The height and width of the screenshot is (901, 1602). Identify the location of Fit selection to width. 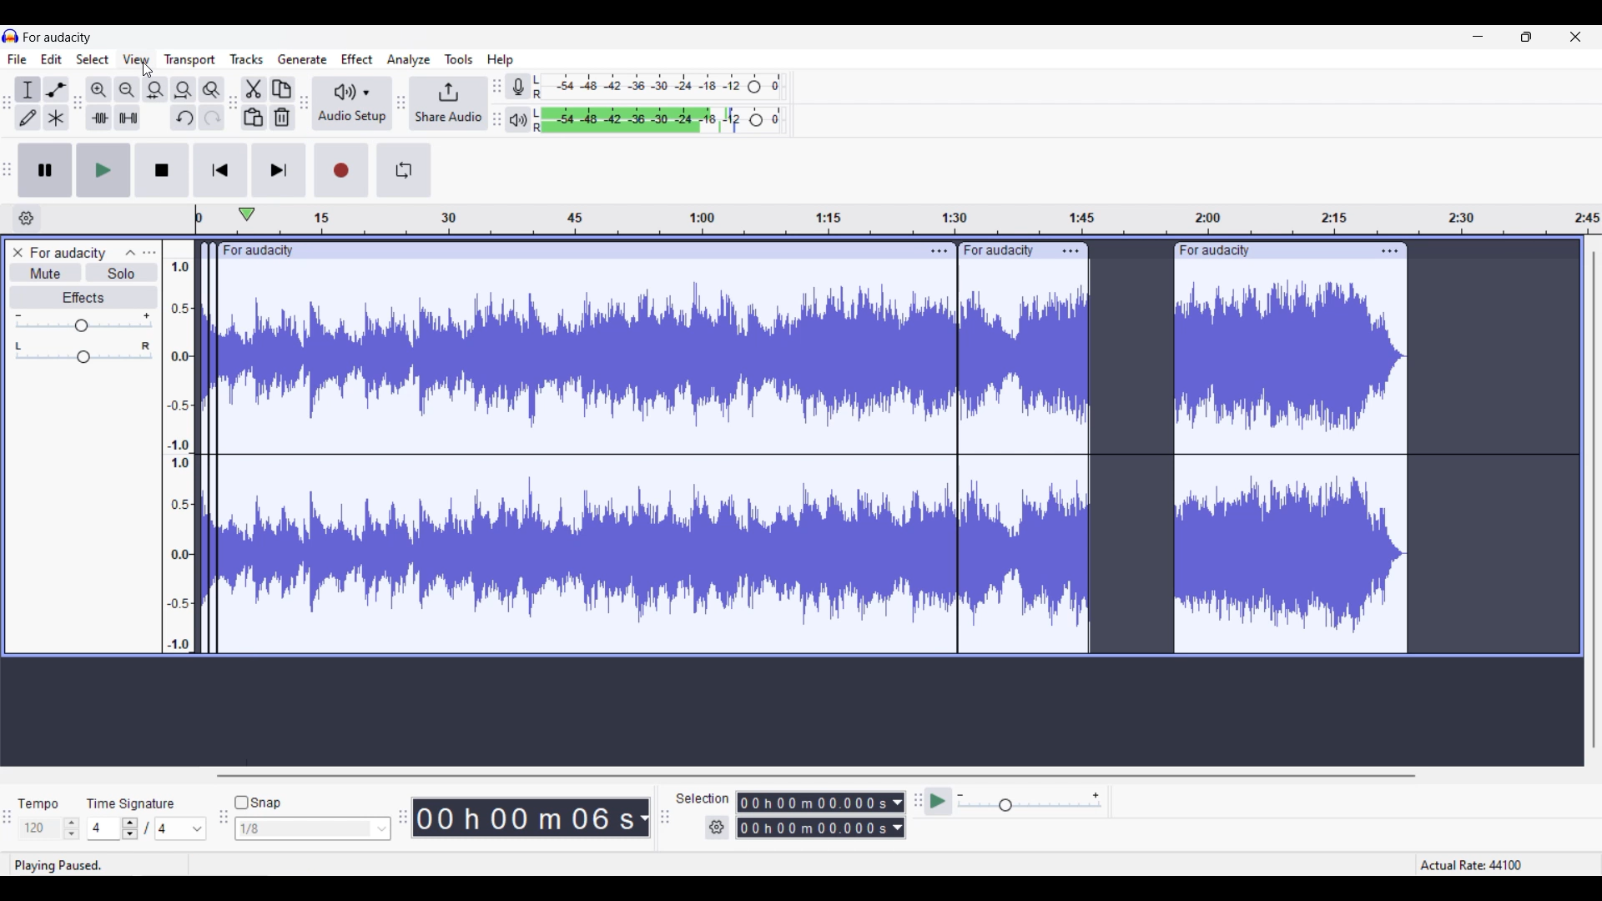
(155, 90).